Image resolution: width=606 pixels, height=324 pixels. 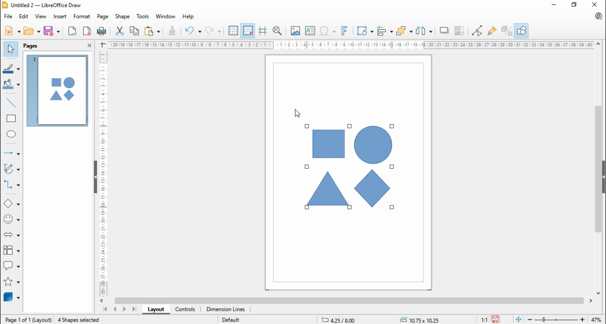 I want to click on last page, so click(x=134, y=309).